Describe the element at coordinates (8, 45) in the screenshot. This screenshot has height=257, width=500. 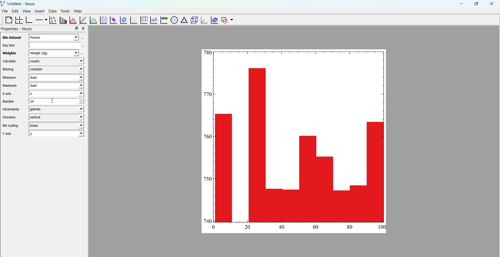
I see `Key text` at that location.